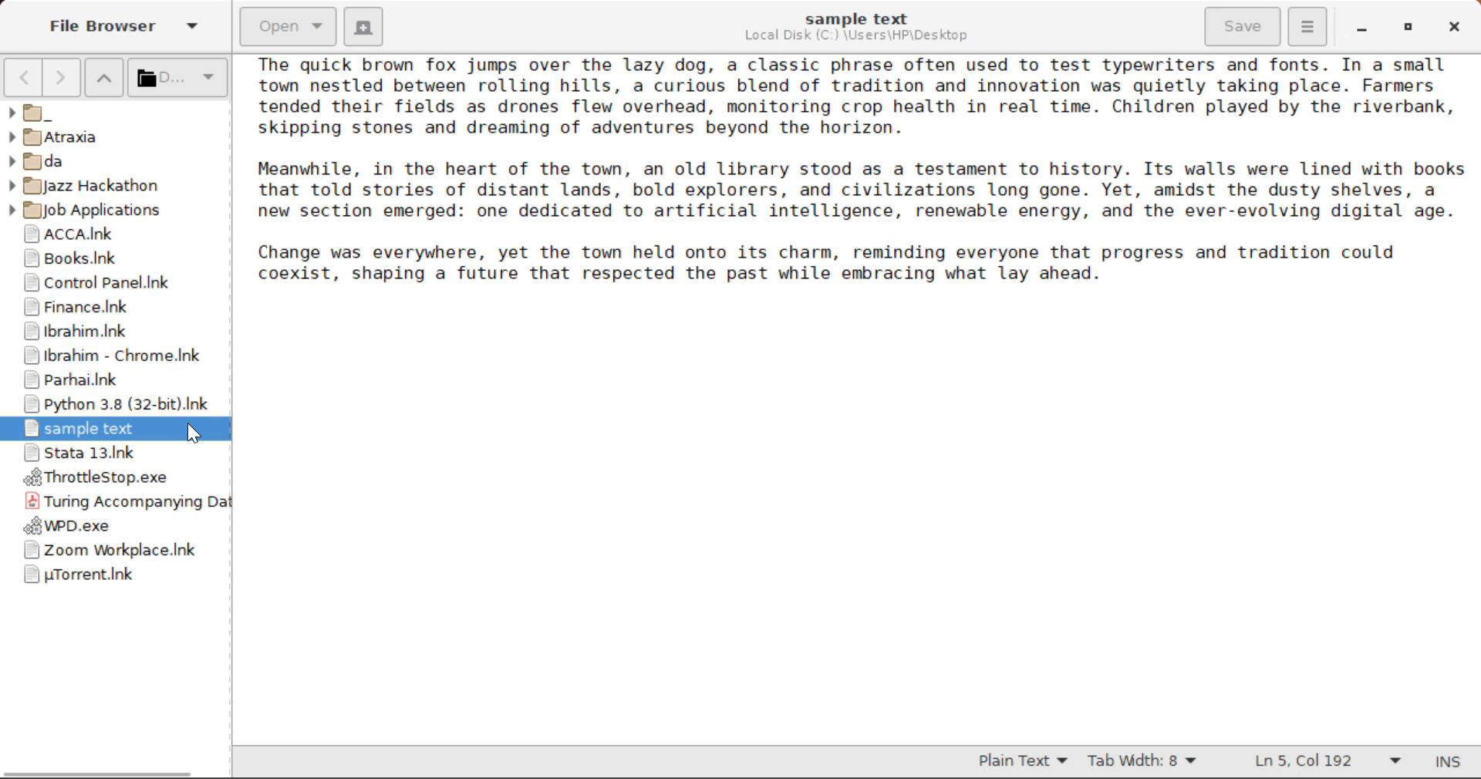  Describe the element at coordinates (176, 78) in the screenshot. I see `Selected Folder` at that location.